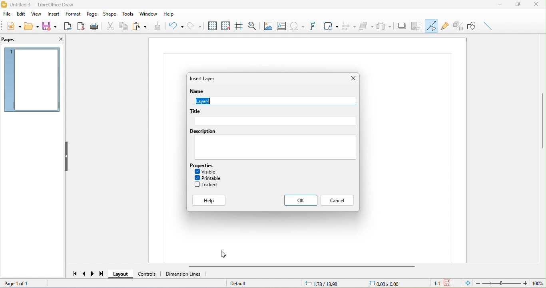 Image resolution: width=546 pixels, height=288 pixels. What do you see at coordinates (32, 27) in the screenshot?
I see `open` at bounding box center [32, 27].